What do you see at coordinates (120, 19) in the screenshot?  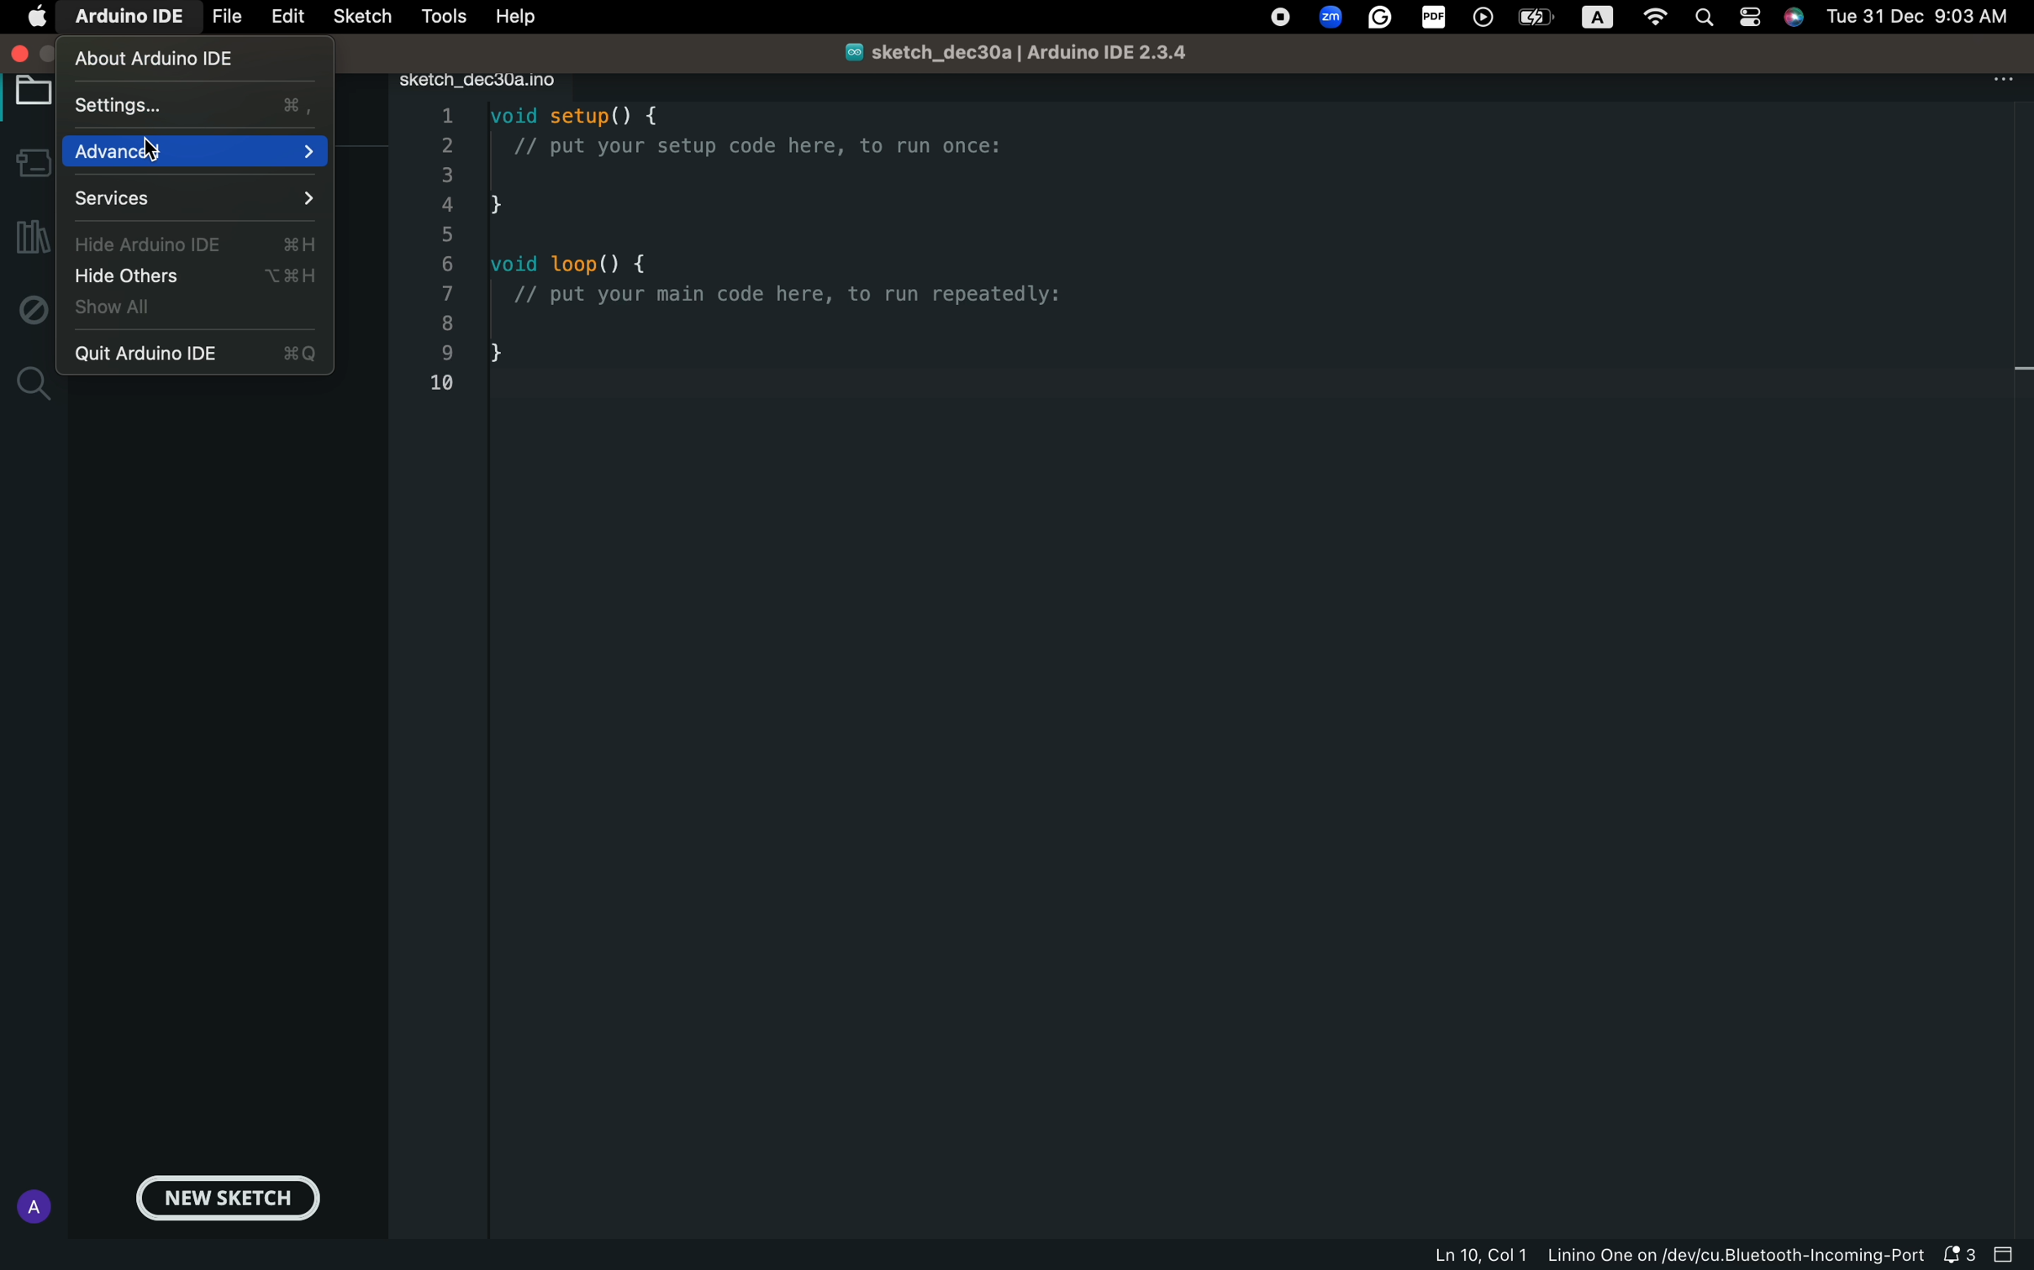 I see `arduino ide` at bounding box center [120, 19].